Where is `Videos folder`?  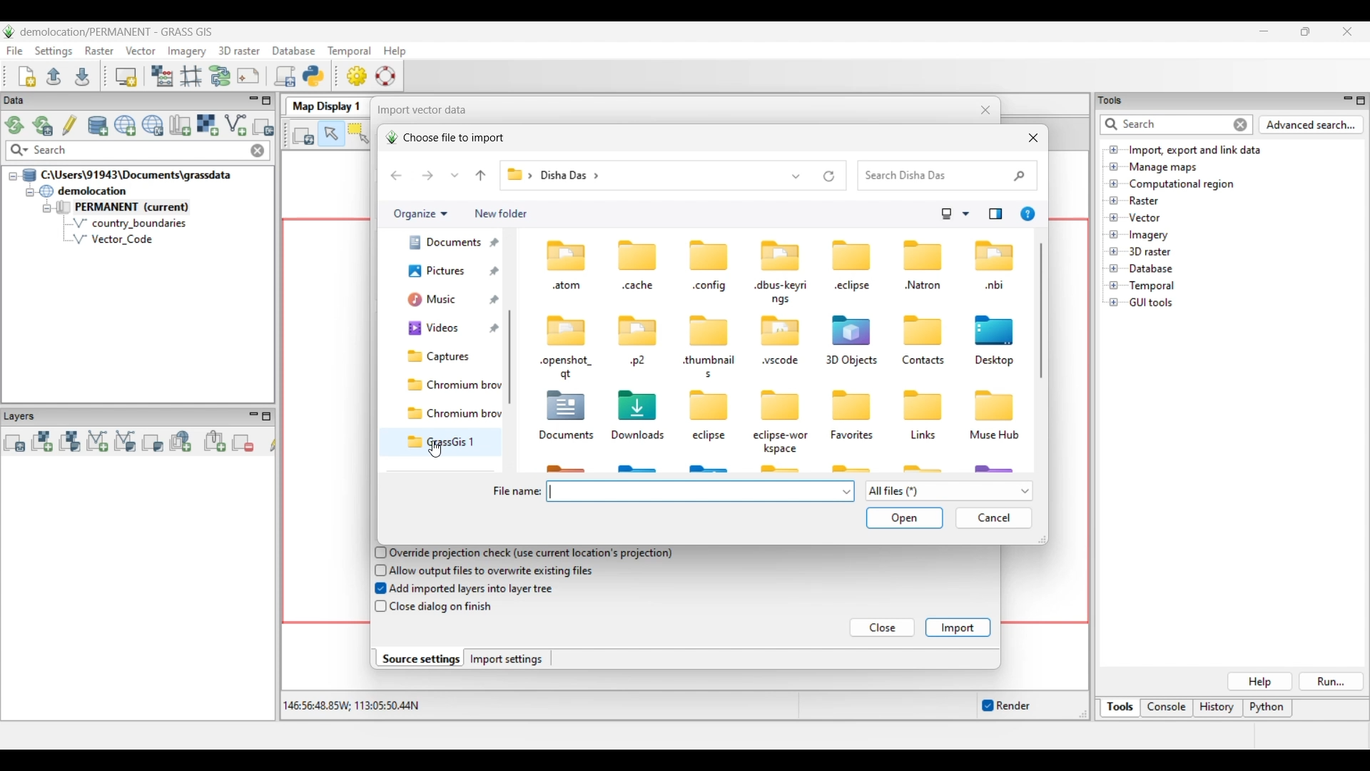 Videos folder is located at coordinates (450, 329).